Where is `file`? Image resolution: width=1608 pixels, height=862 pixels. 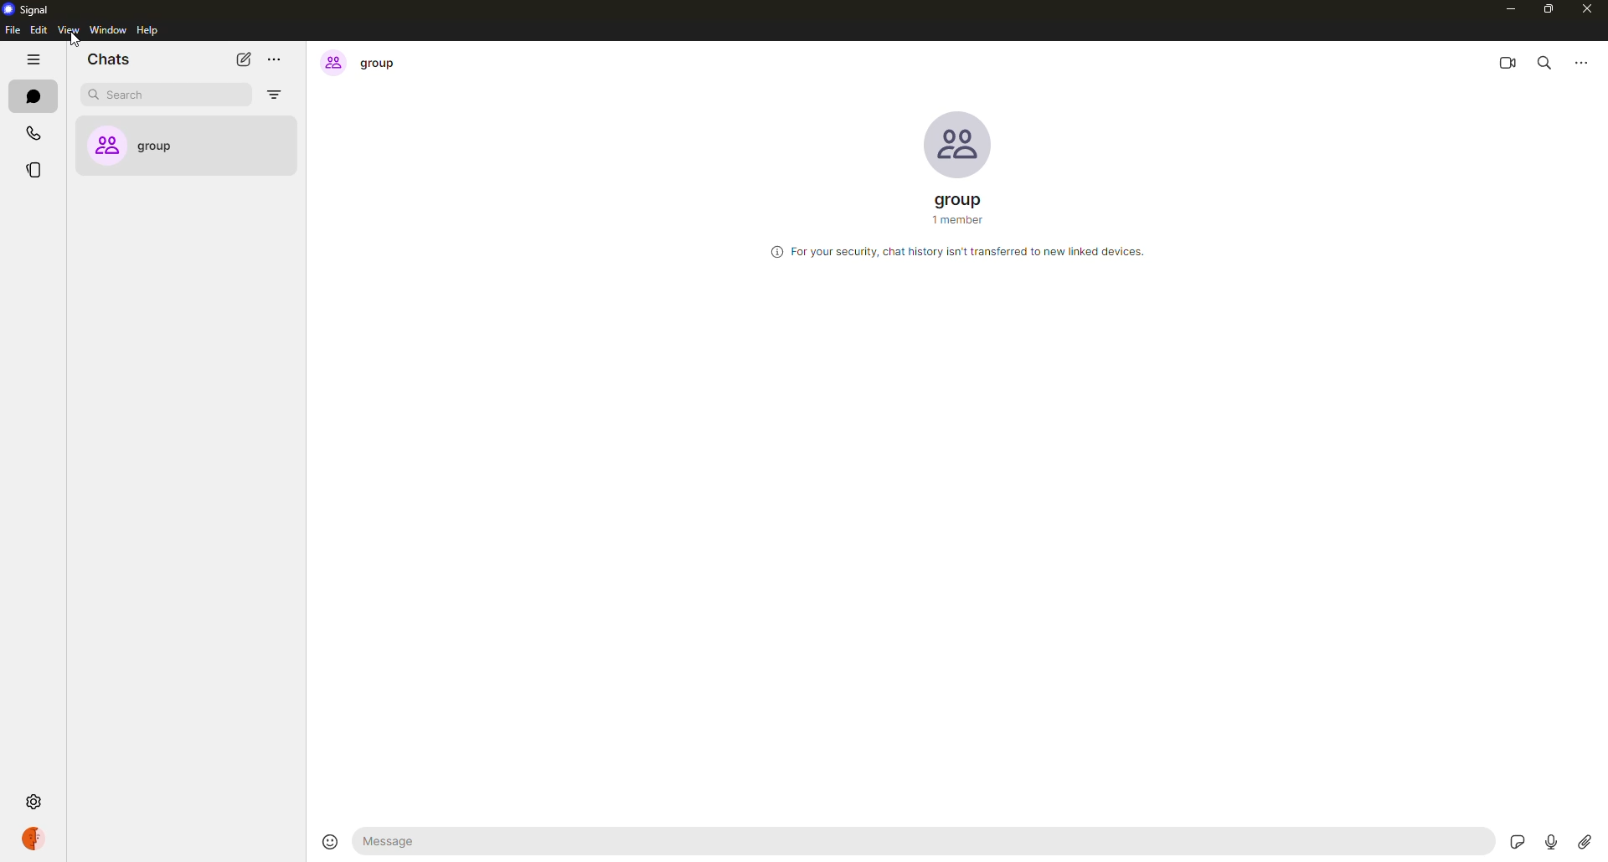
file is located at coordinates (12, 32).